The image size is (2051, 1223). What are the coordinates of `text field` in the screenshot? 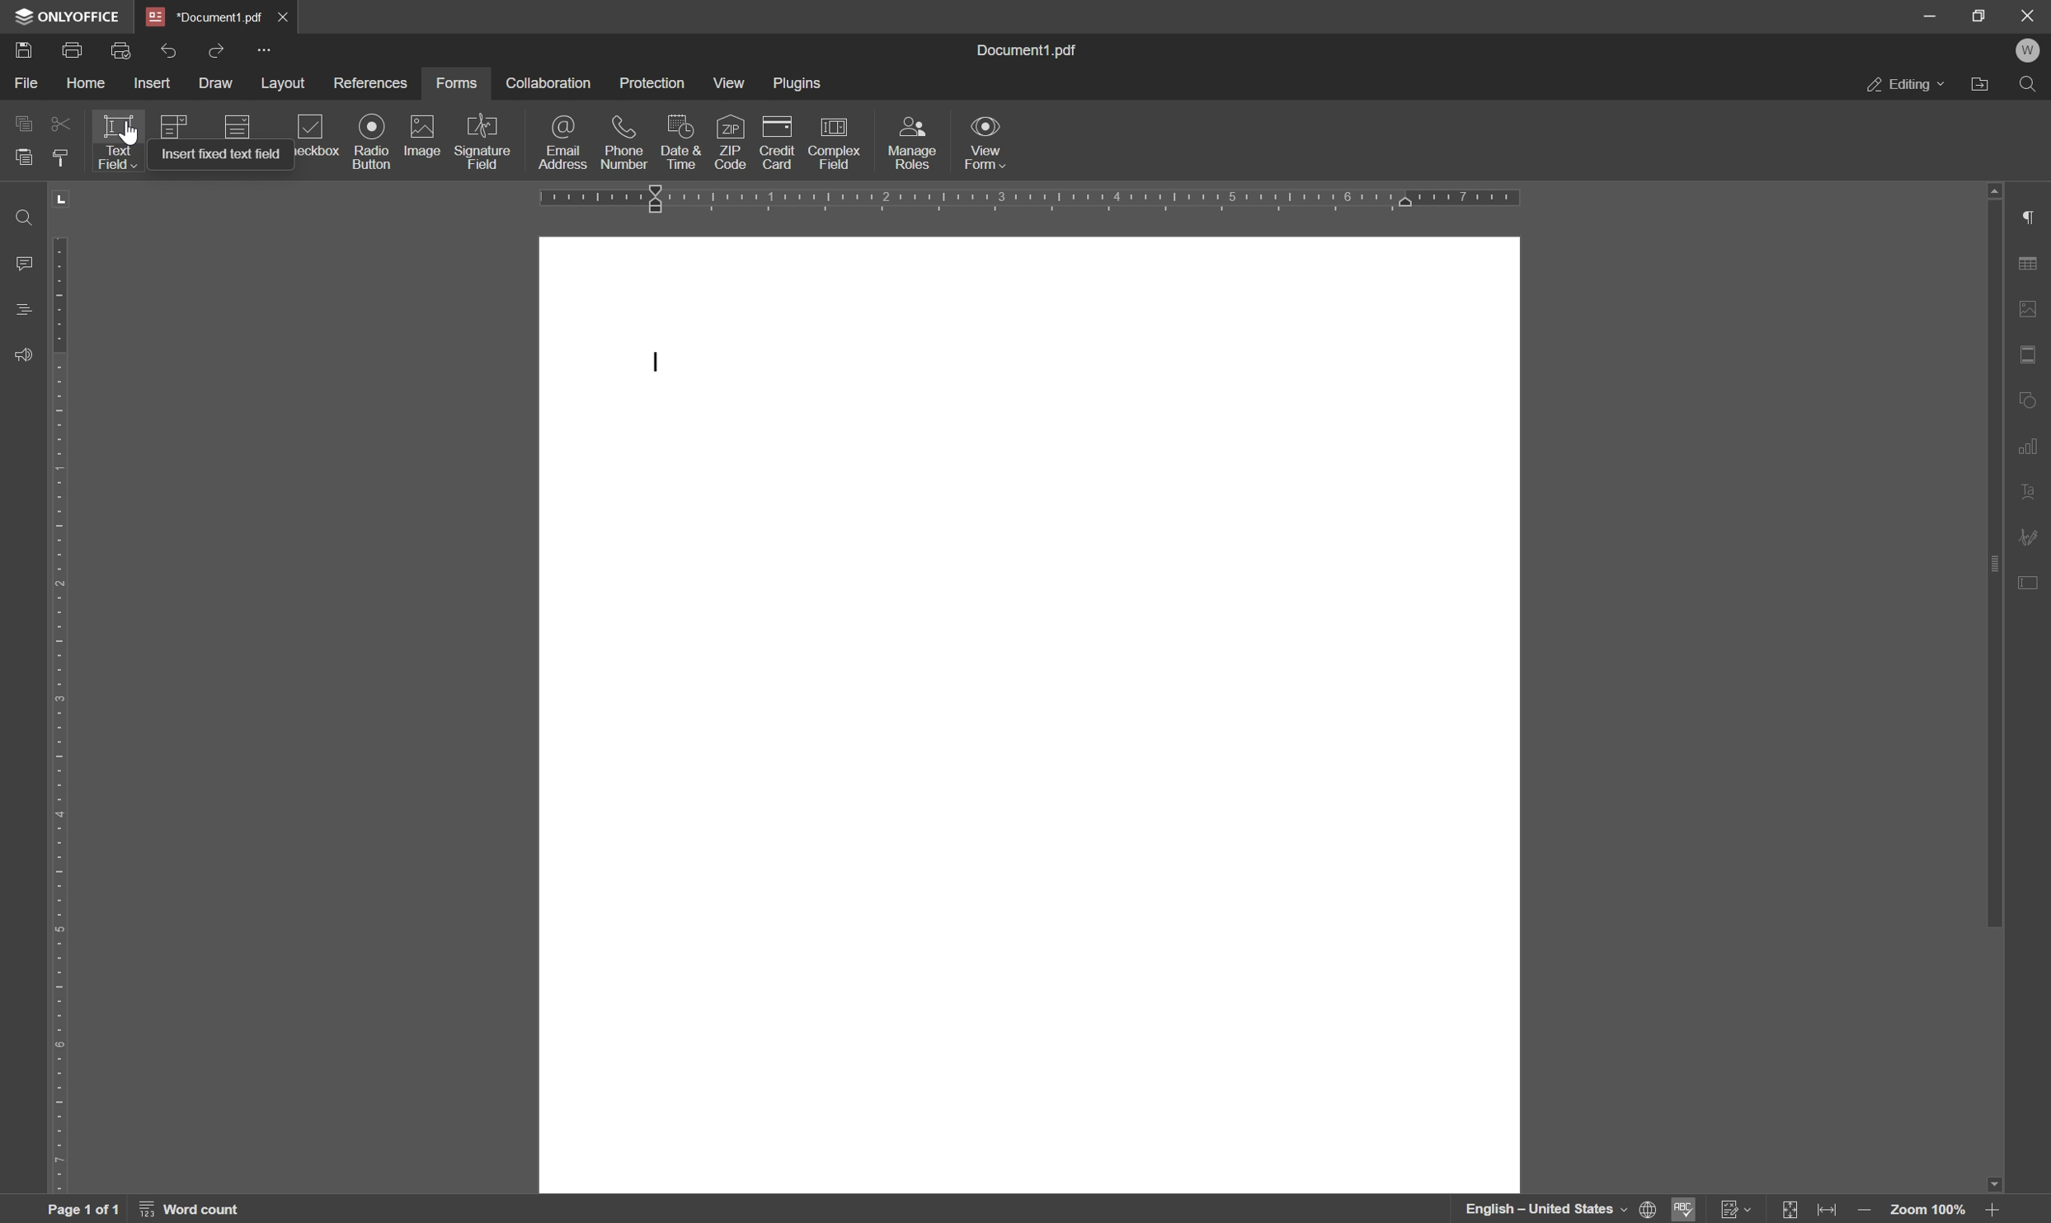 It's located at (116, 141).